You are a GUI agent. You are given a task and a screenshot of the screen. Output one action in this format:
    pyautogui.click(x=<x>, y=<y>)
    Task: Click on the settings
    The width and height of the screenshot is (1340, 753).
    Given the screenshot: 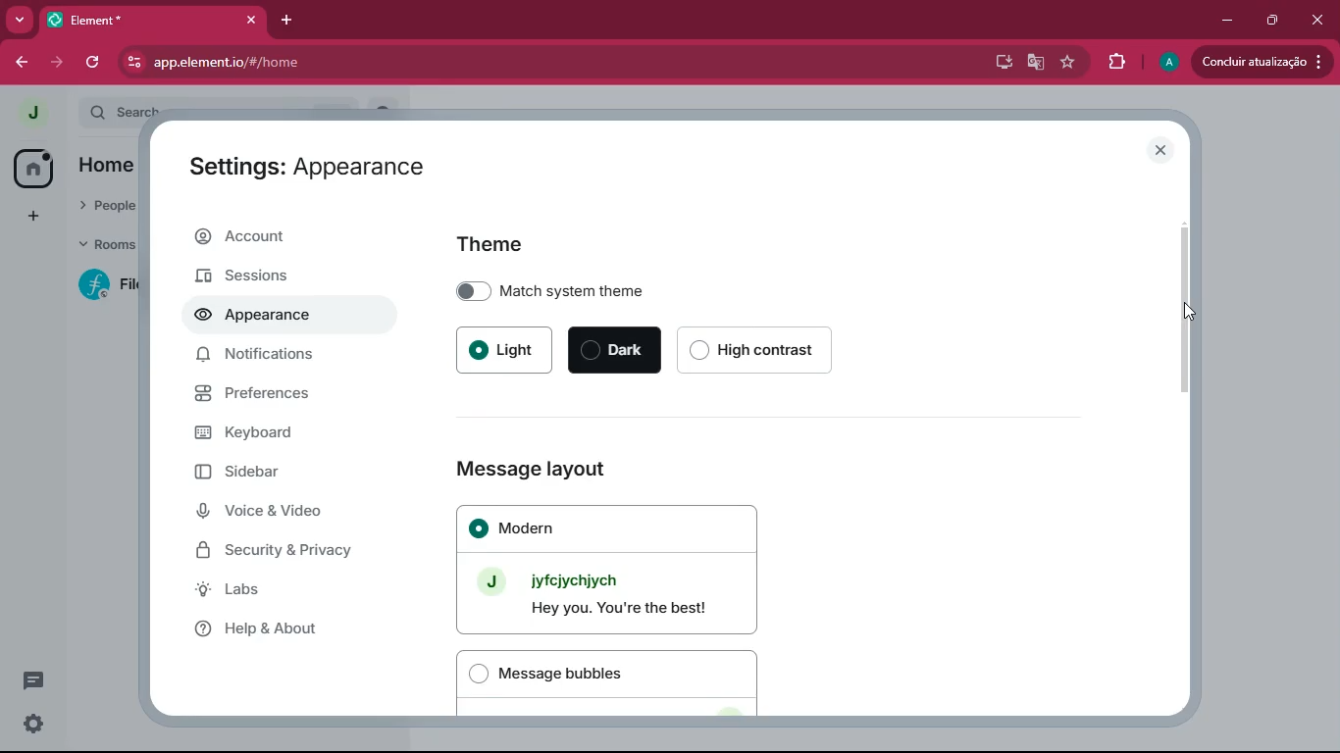 What is the action you would take?
    pyautogui.click(x=29, y=725)
    